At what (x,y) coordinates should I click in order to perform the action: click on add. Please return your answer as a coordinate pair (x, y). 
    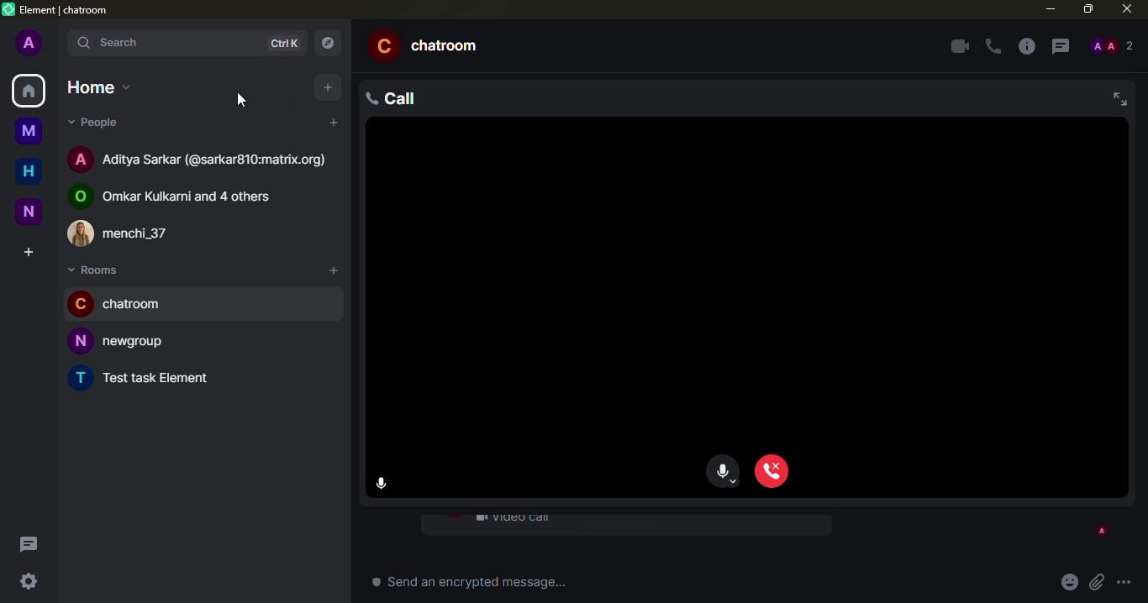
    Looking at the image, I should click on (328, 123).